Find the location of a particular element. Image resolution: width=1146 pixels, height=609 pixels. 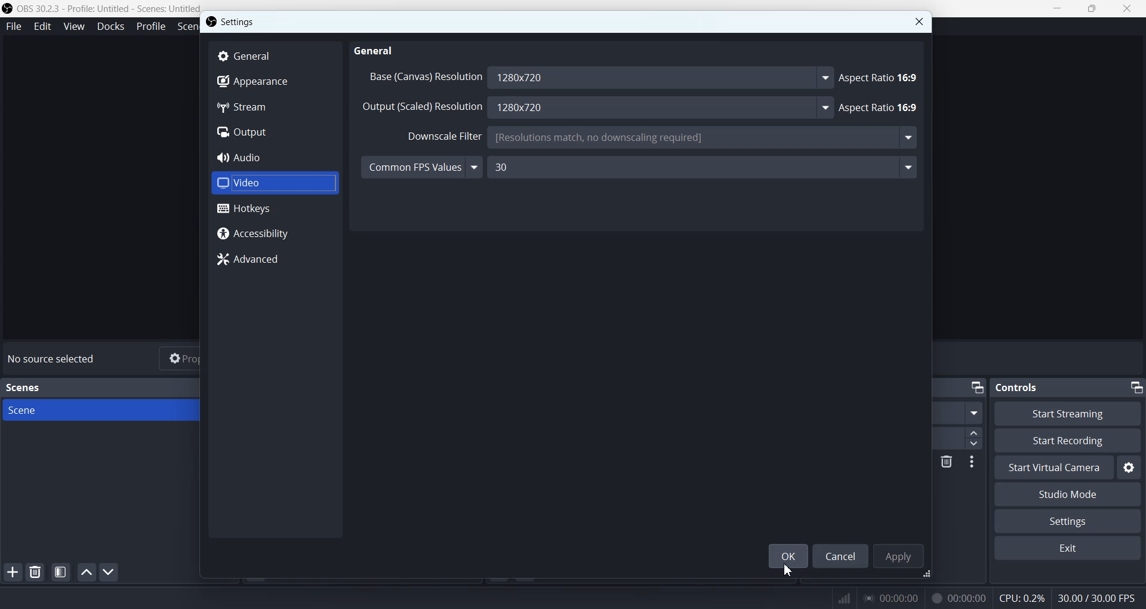

Start Recording is located at coordinates (1069, 441).